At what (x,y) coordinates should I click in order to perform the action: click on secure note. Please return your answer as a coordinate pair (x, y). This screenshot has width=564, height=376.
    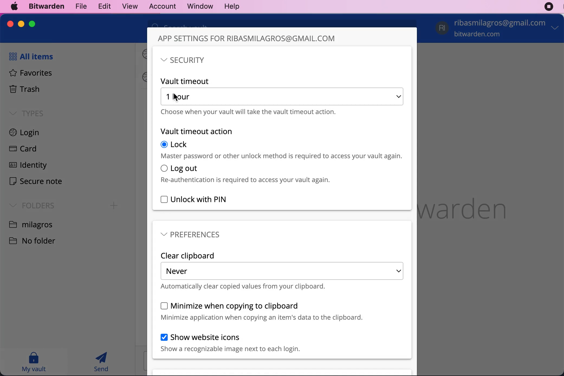
    Looking at the image, I should click on (35, 182).